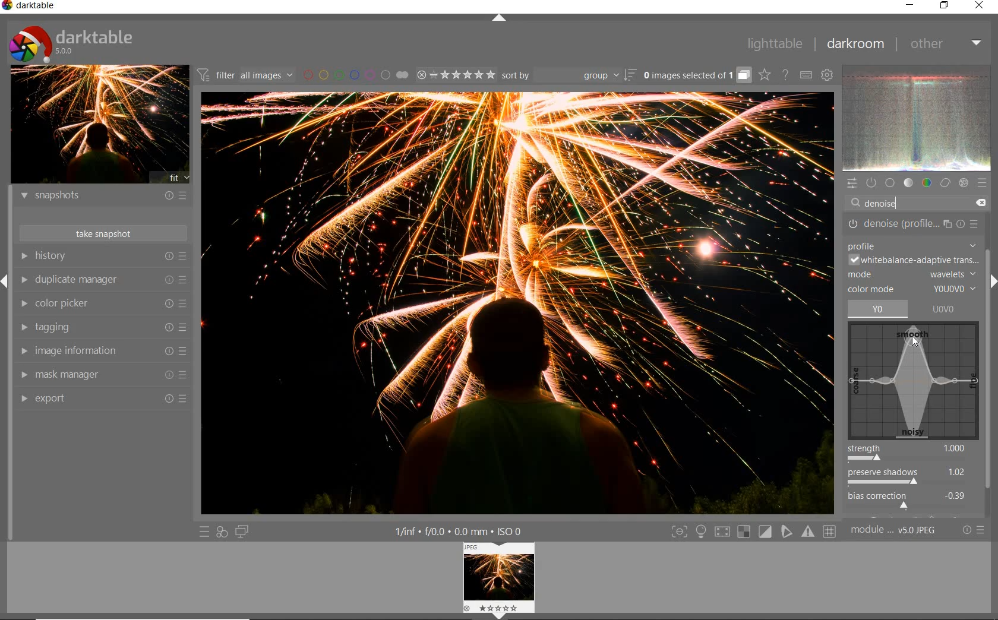 The image size is (998, 620). I want to click on lighttable, so click(773, 43).